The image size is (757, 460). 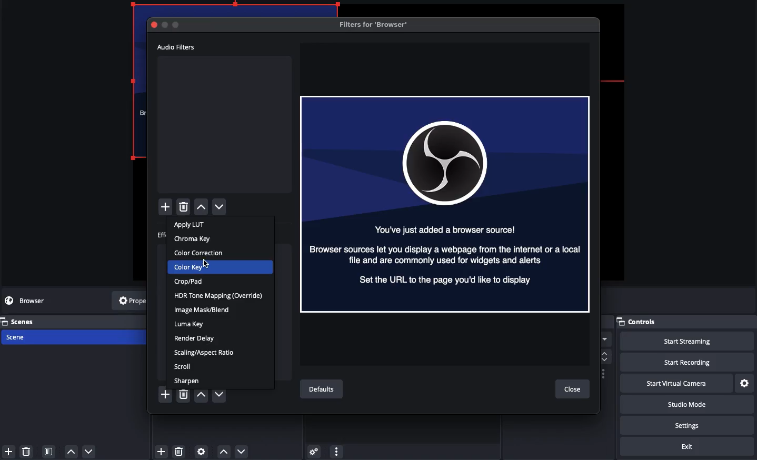 I want to click on Defaults, so click(x=324, y=390).